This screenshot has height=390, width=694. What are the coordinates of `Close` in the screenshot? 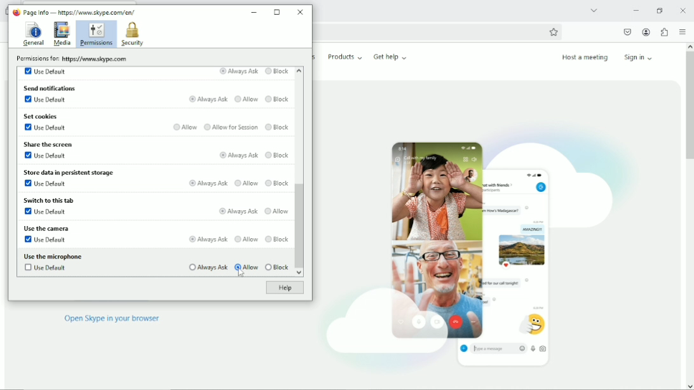 It's located at (300, 11).